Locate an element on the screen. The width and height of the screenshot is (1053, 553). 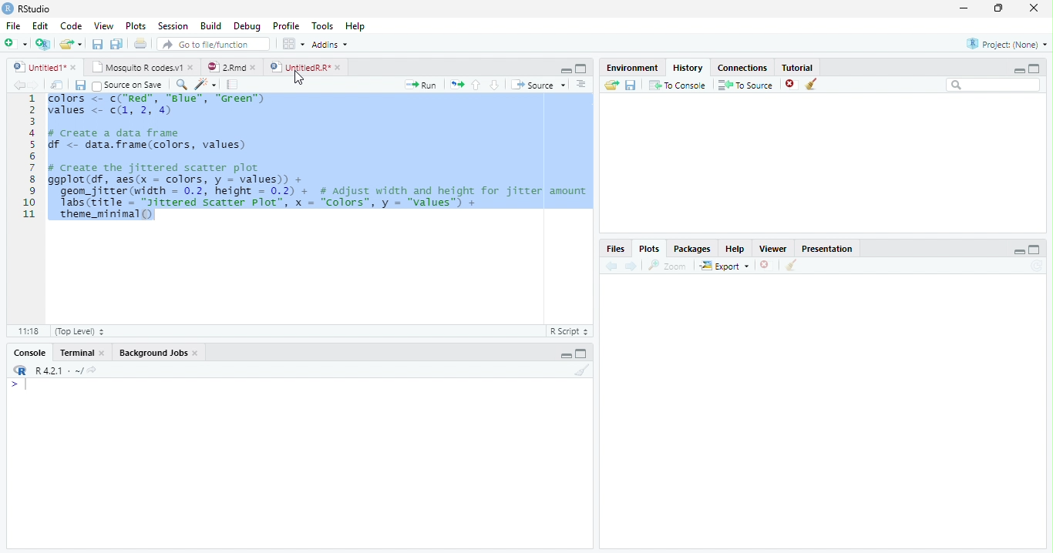
R 4.2.1 . ~/ is located at coordinates (59, 370).